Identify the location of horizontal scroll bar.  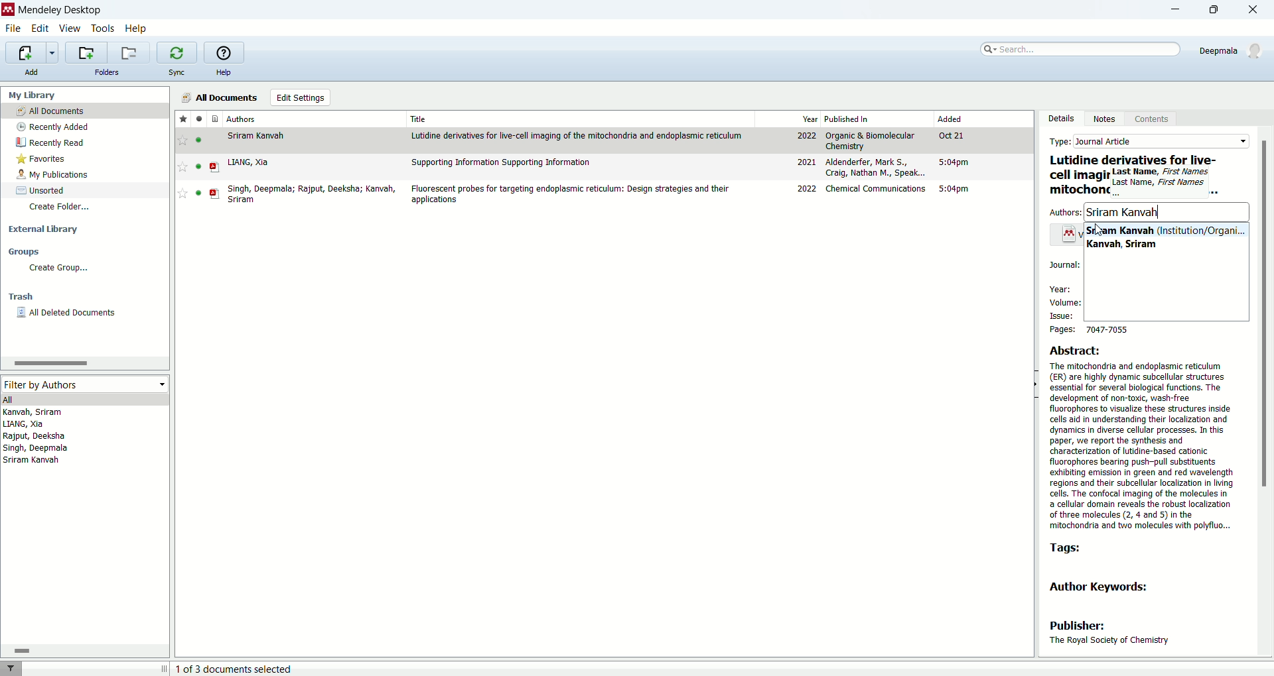
(84, 363).